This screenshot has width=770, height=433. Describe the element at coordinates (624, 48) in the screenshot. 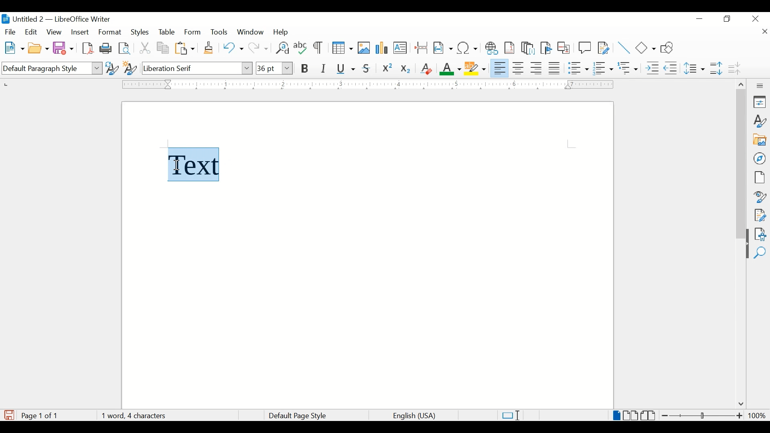

I see `insert line` at that location.